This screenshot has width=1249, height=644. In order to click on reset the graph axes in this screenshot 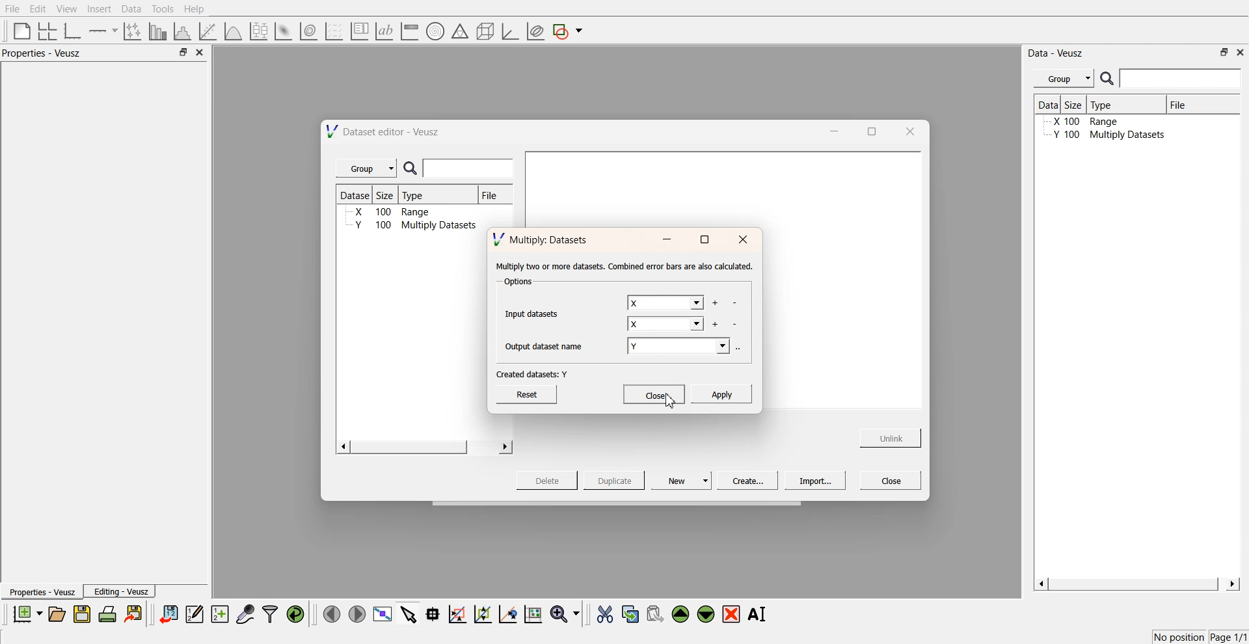, I will do `click(533, 615)`.